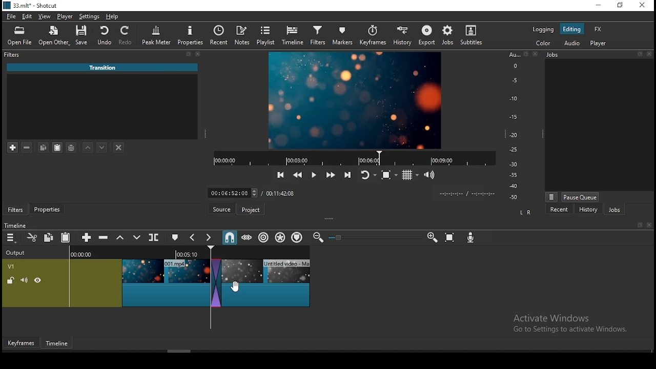 The height and width of the screenshot is (369, 656). Describe the element at coordinates (377, 239) in the screenshot. I see `zoom in or zoom out slider` at that location.